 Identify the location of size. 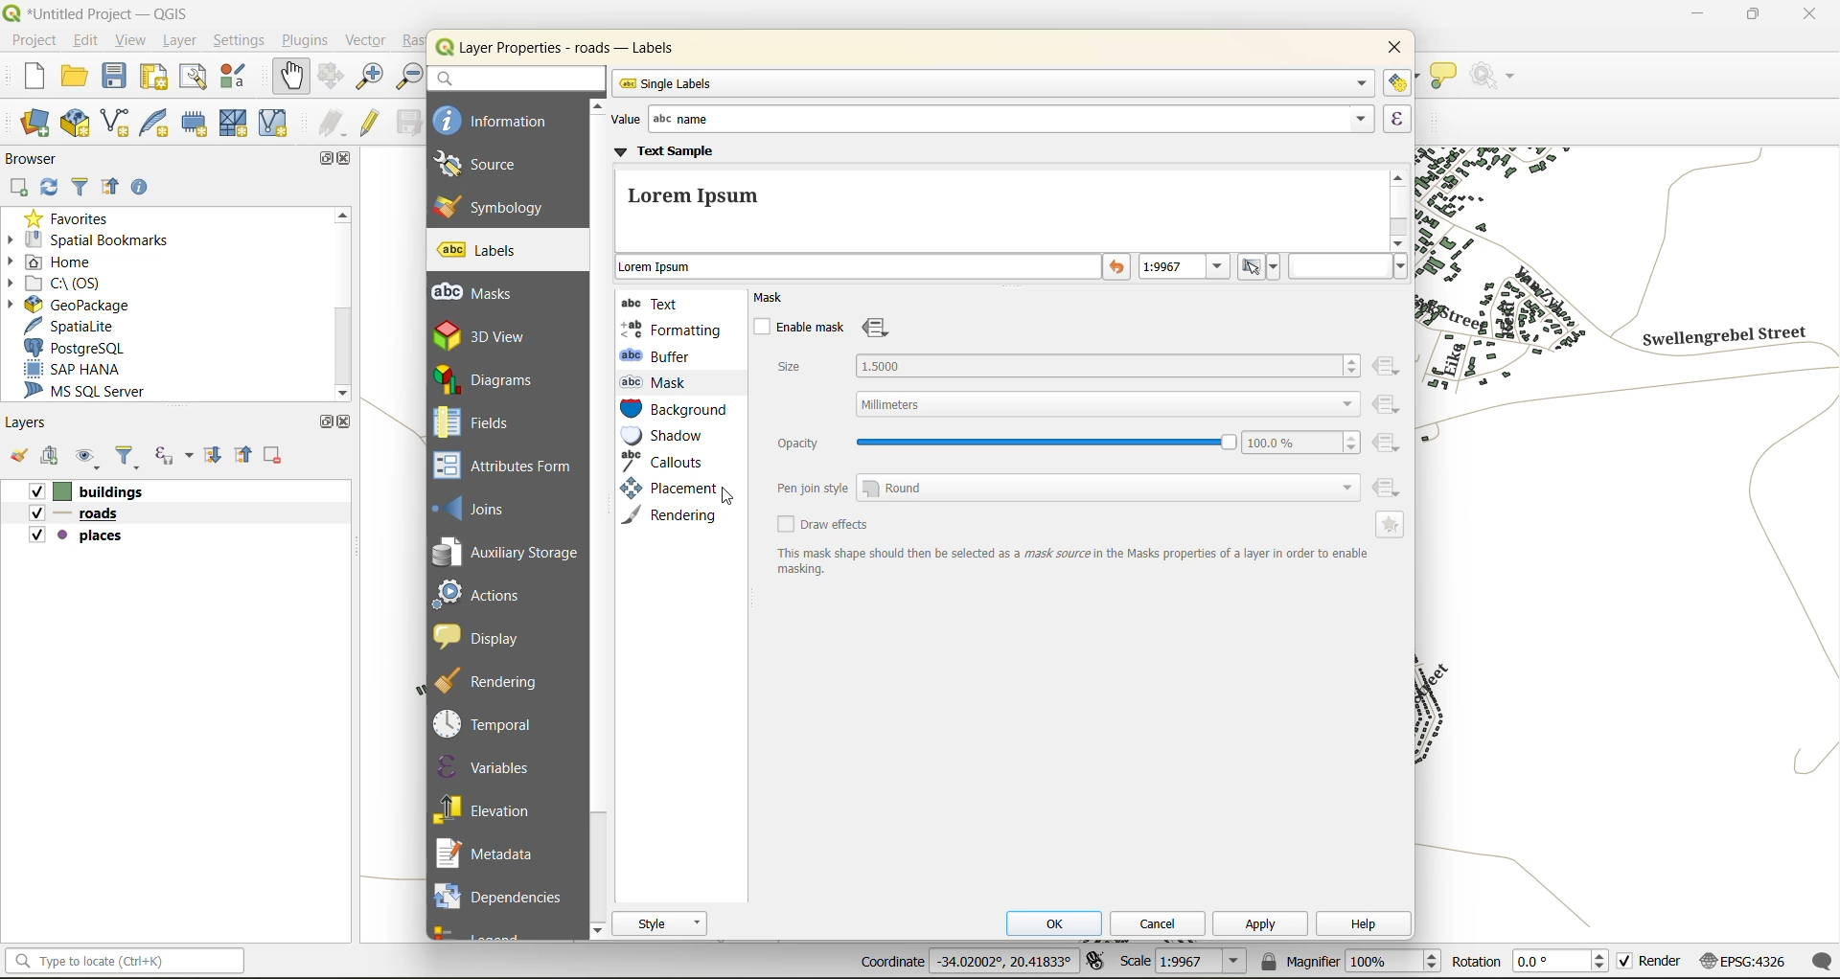
(1067, 382).